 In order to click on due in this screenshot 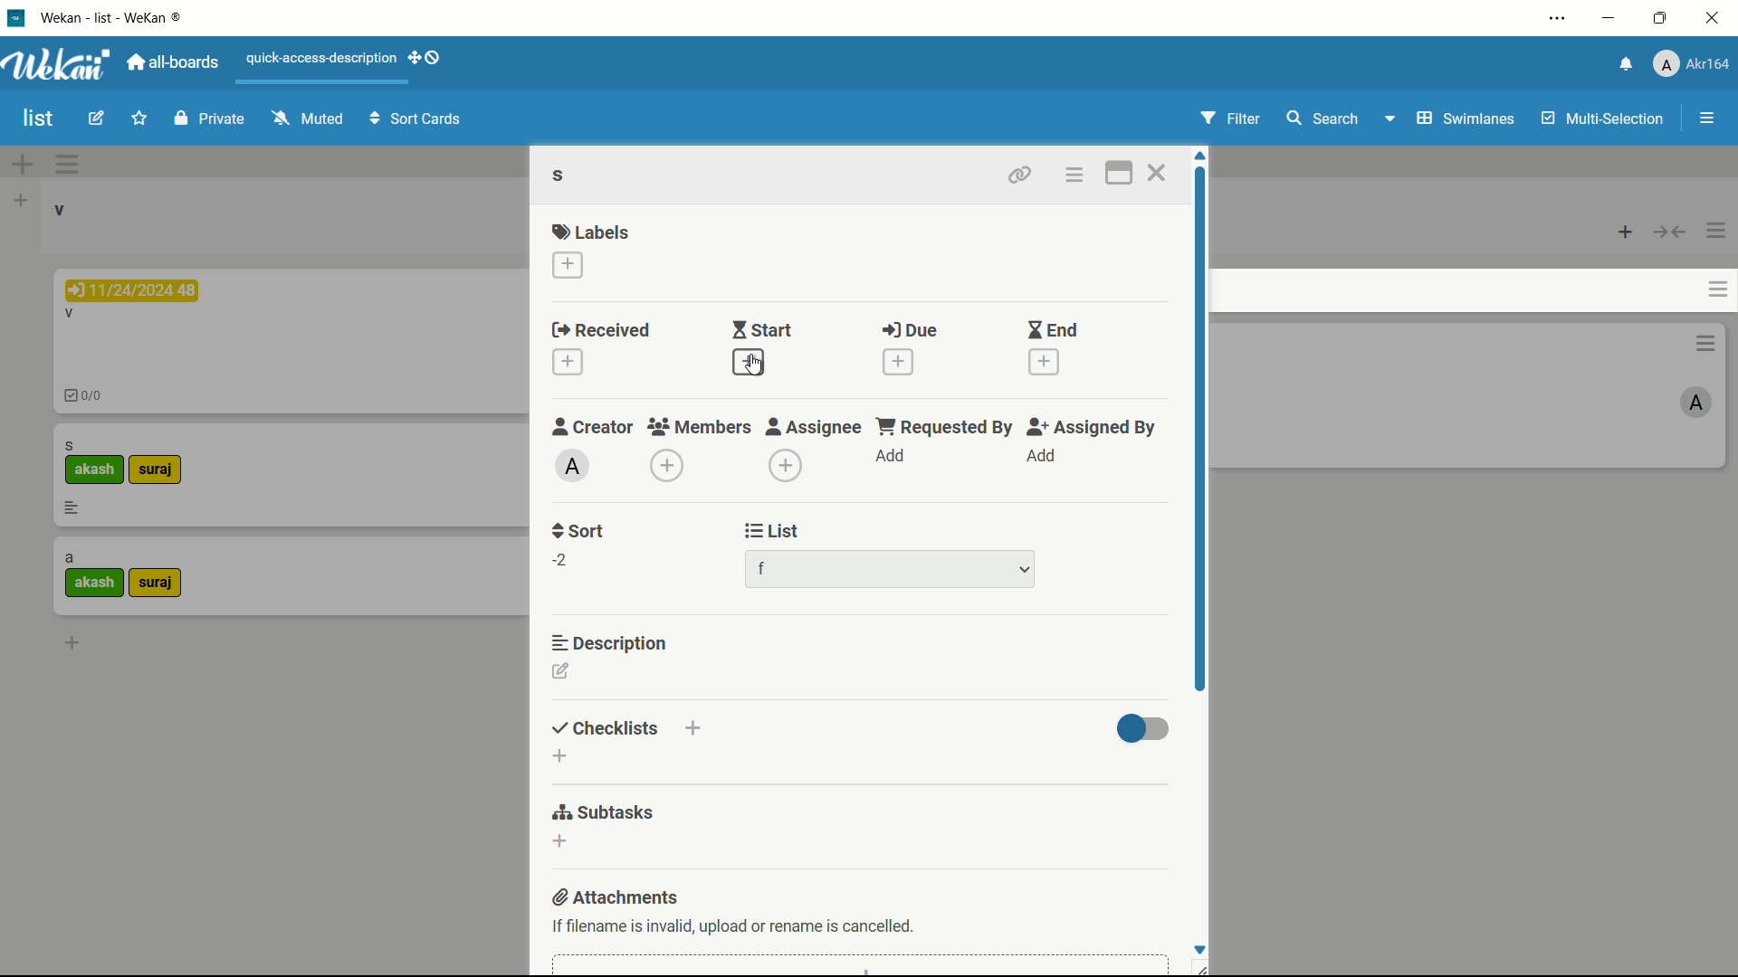, I will do `click(914, 330)`.